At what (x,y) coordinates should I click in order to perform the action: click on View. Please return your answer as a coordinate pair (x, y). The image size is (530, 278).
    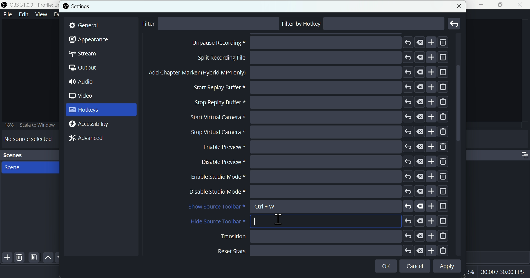
    Looking at the image, I should click on (40, 15).